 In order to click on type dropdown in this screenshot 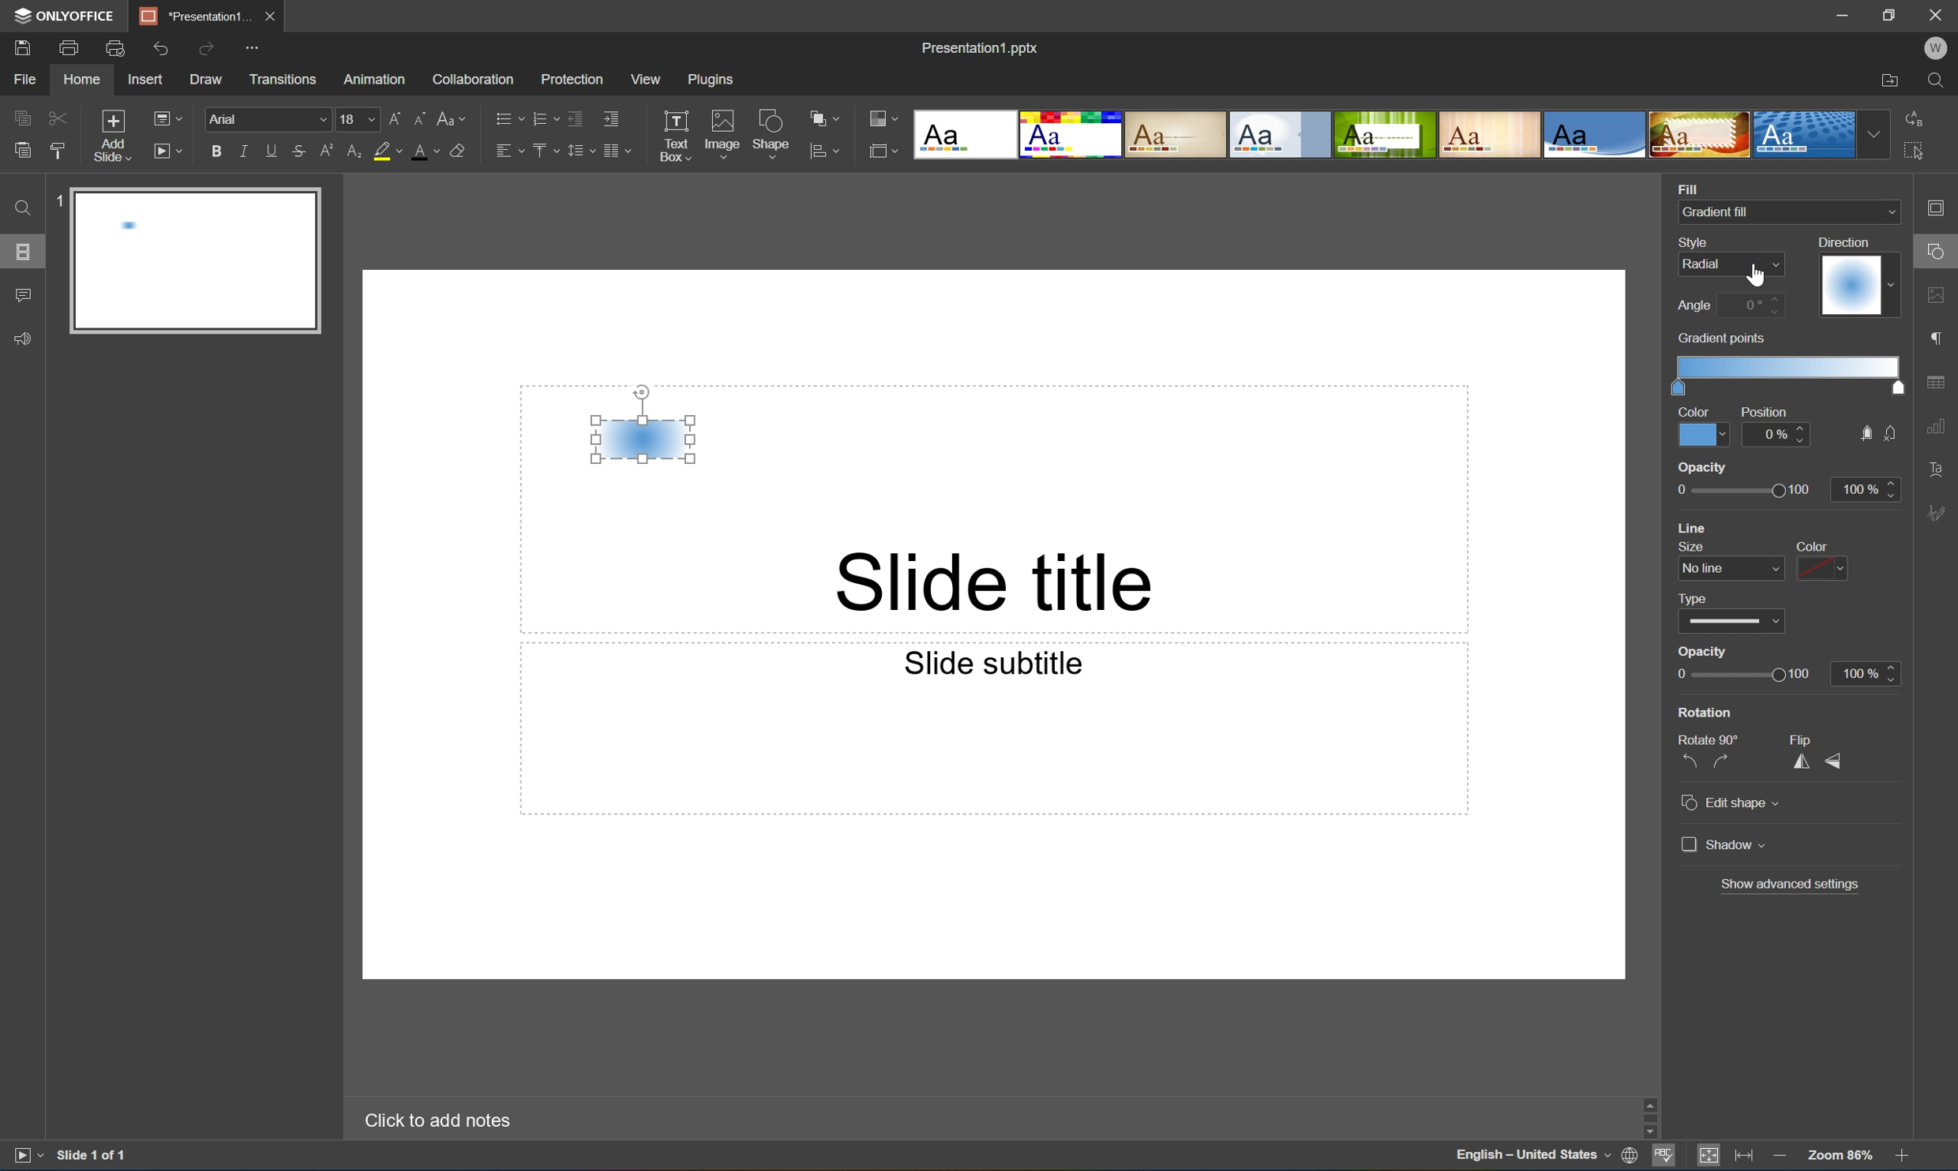, I will do `click(1733, 622)`.